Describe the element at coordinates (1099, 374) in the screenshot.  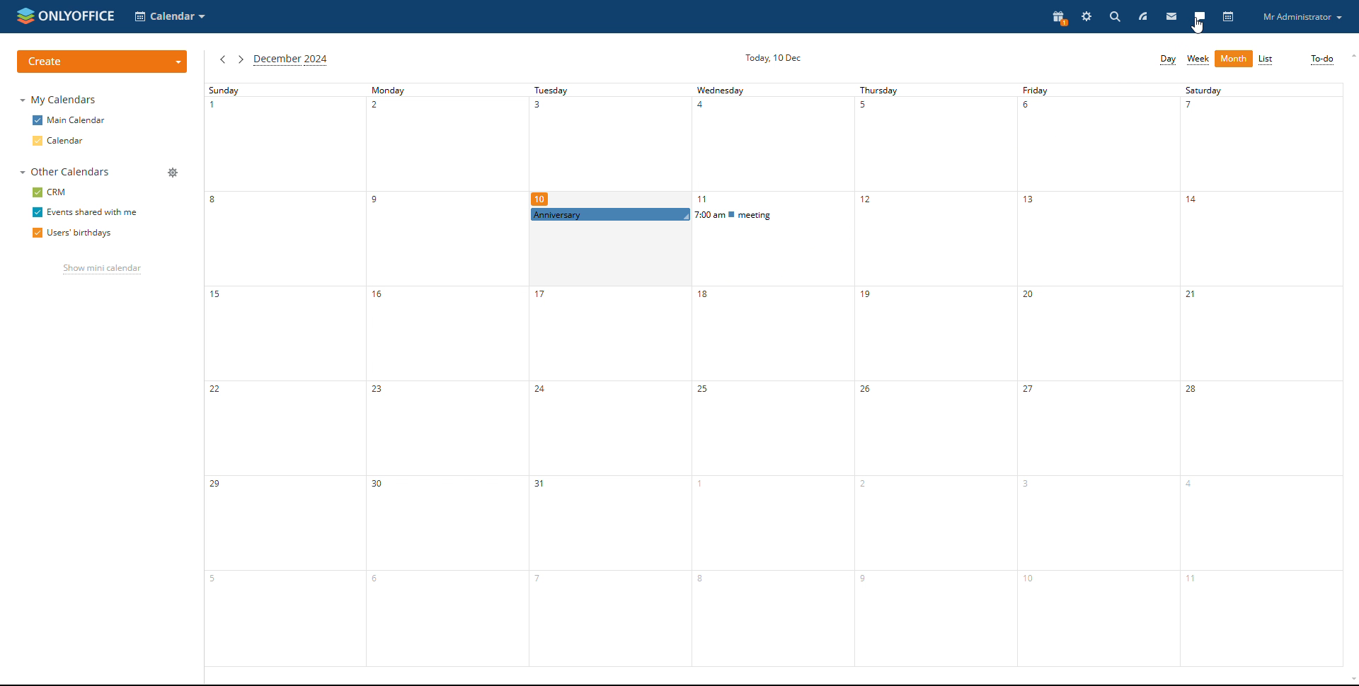
I see `friday` at that location.